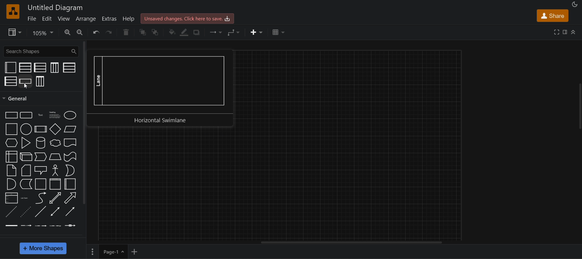  What do you see at coordinates (25, 198) in the screenshot?
I see `list item` at bounding box center [25, 198].